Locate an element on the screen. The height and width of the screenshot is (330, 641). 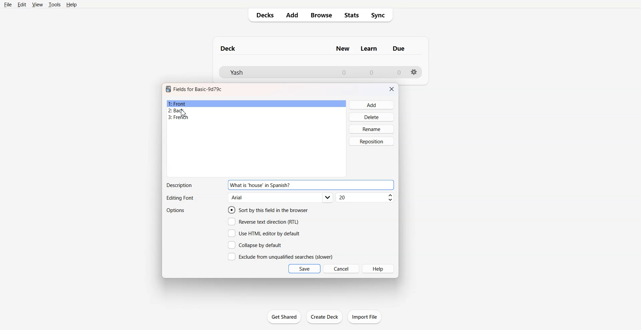
Cancel is located at coordinates (342, 268).